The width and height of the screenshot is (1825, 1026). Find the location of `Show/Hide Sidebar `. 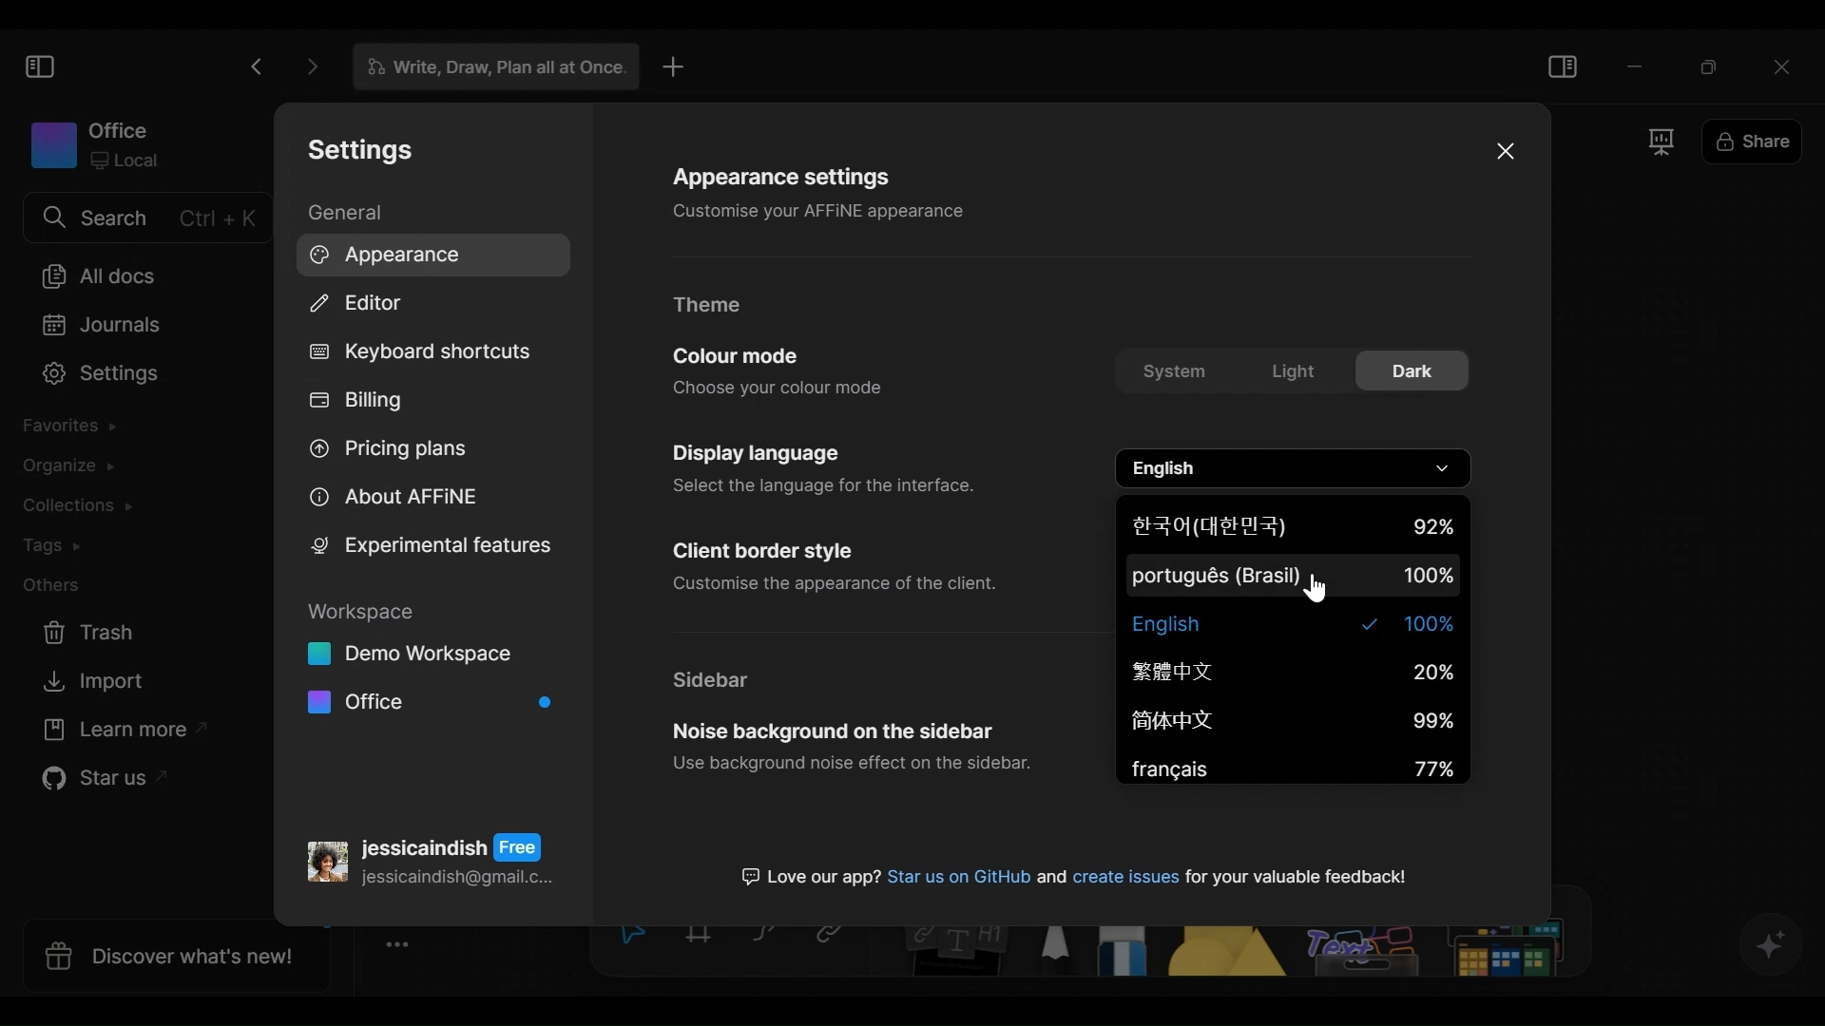

Show/Hide Sidebar  is located at coordinates (1565, 64).